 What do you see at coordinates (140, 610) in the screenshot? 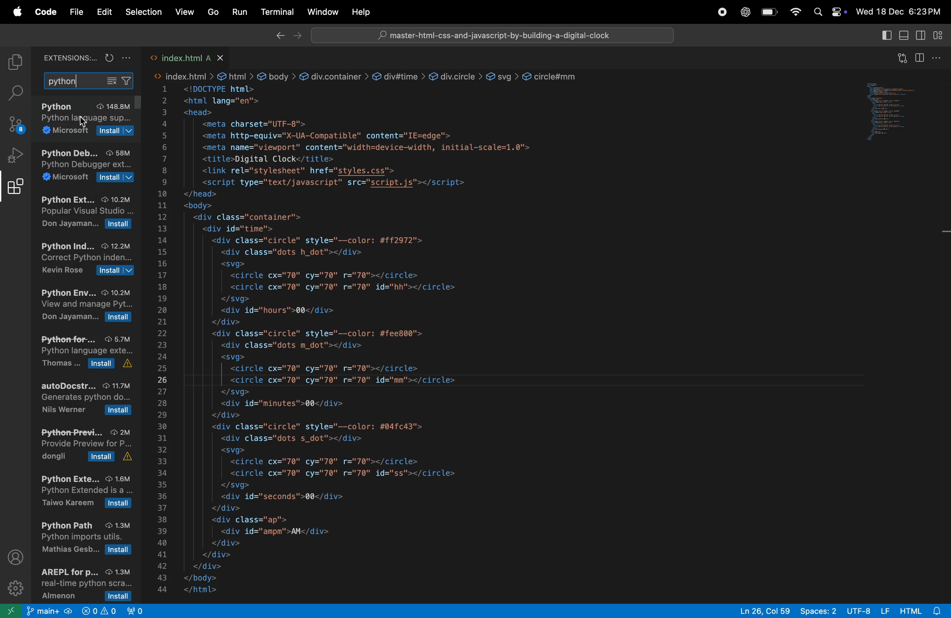
I see `view port ` at bounding box center [140, 610].